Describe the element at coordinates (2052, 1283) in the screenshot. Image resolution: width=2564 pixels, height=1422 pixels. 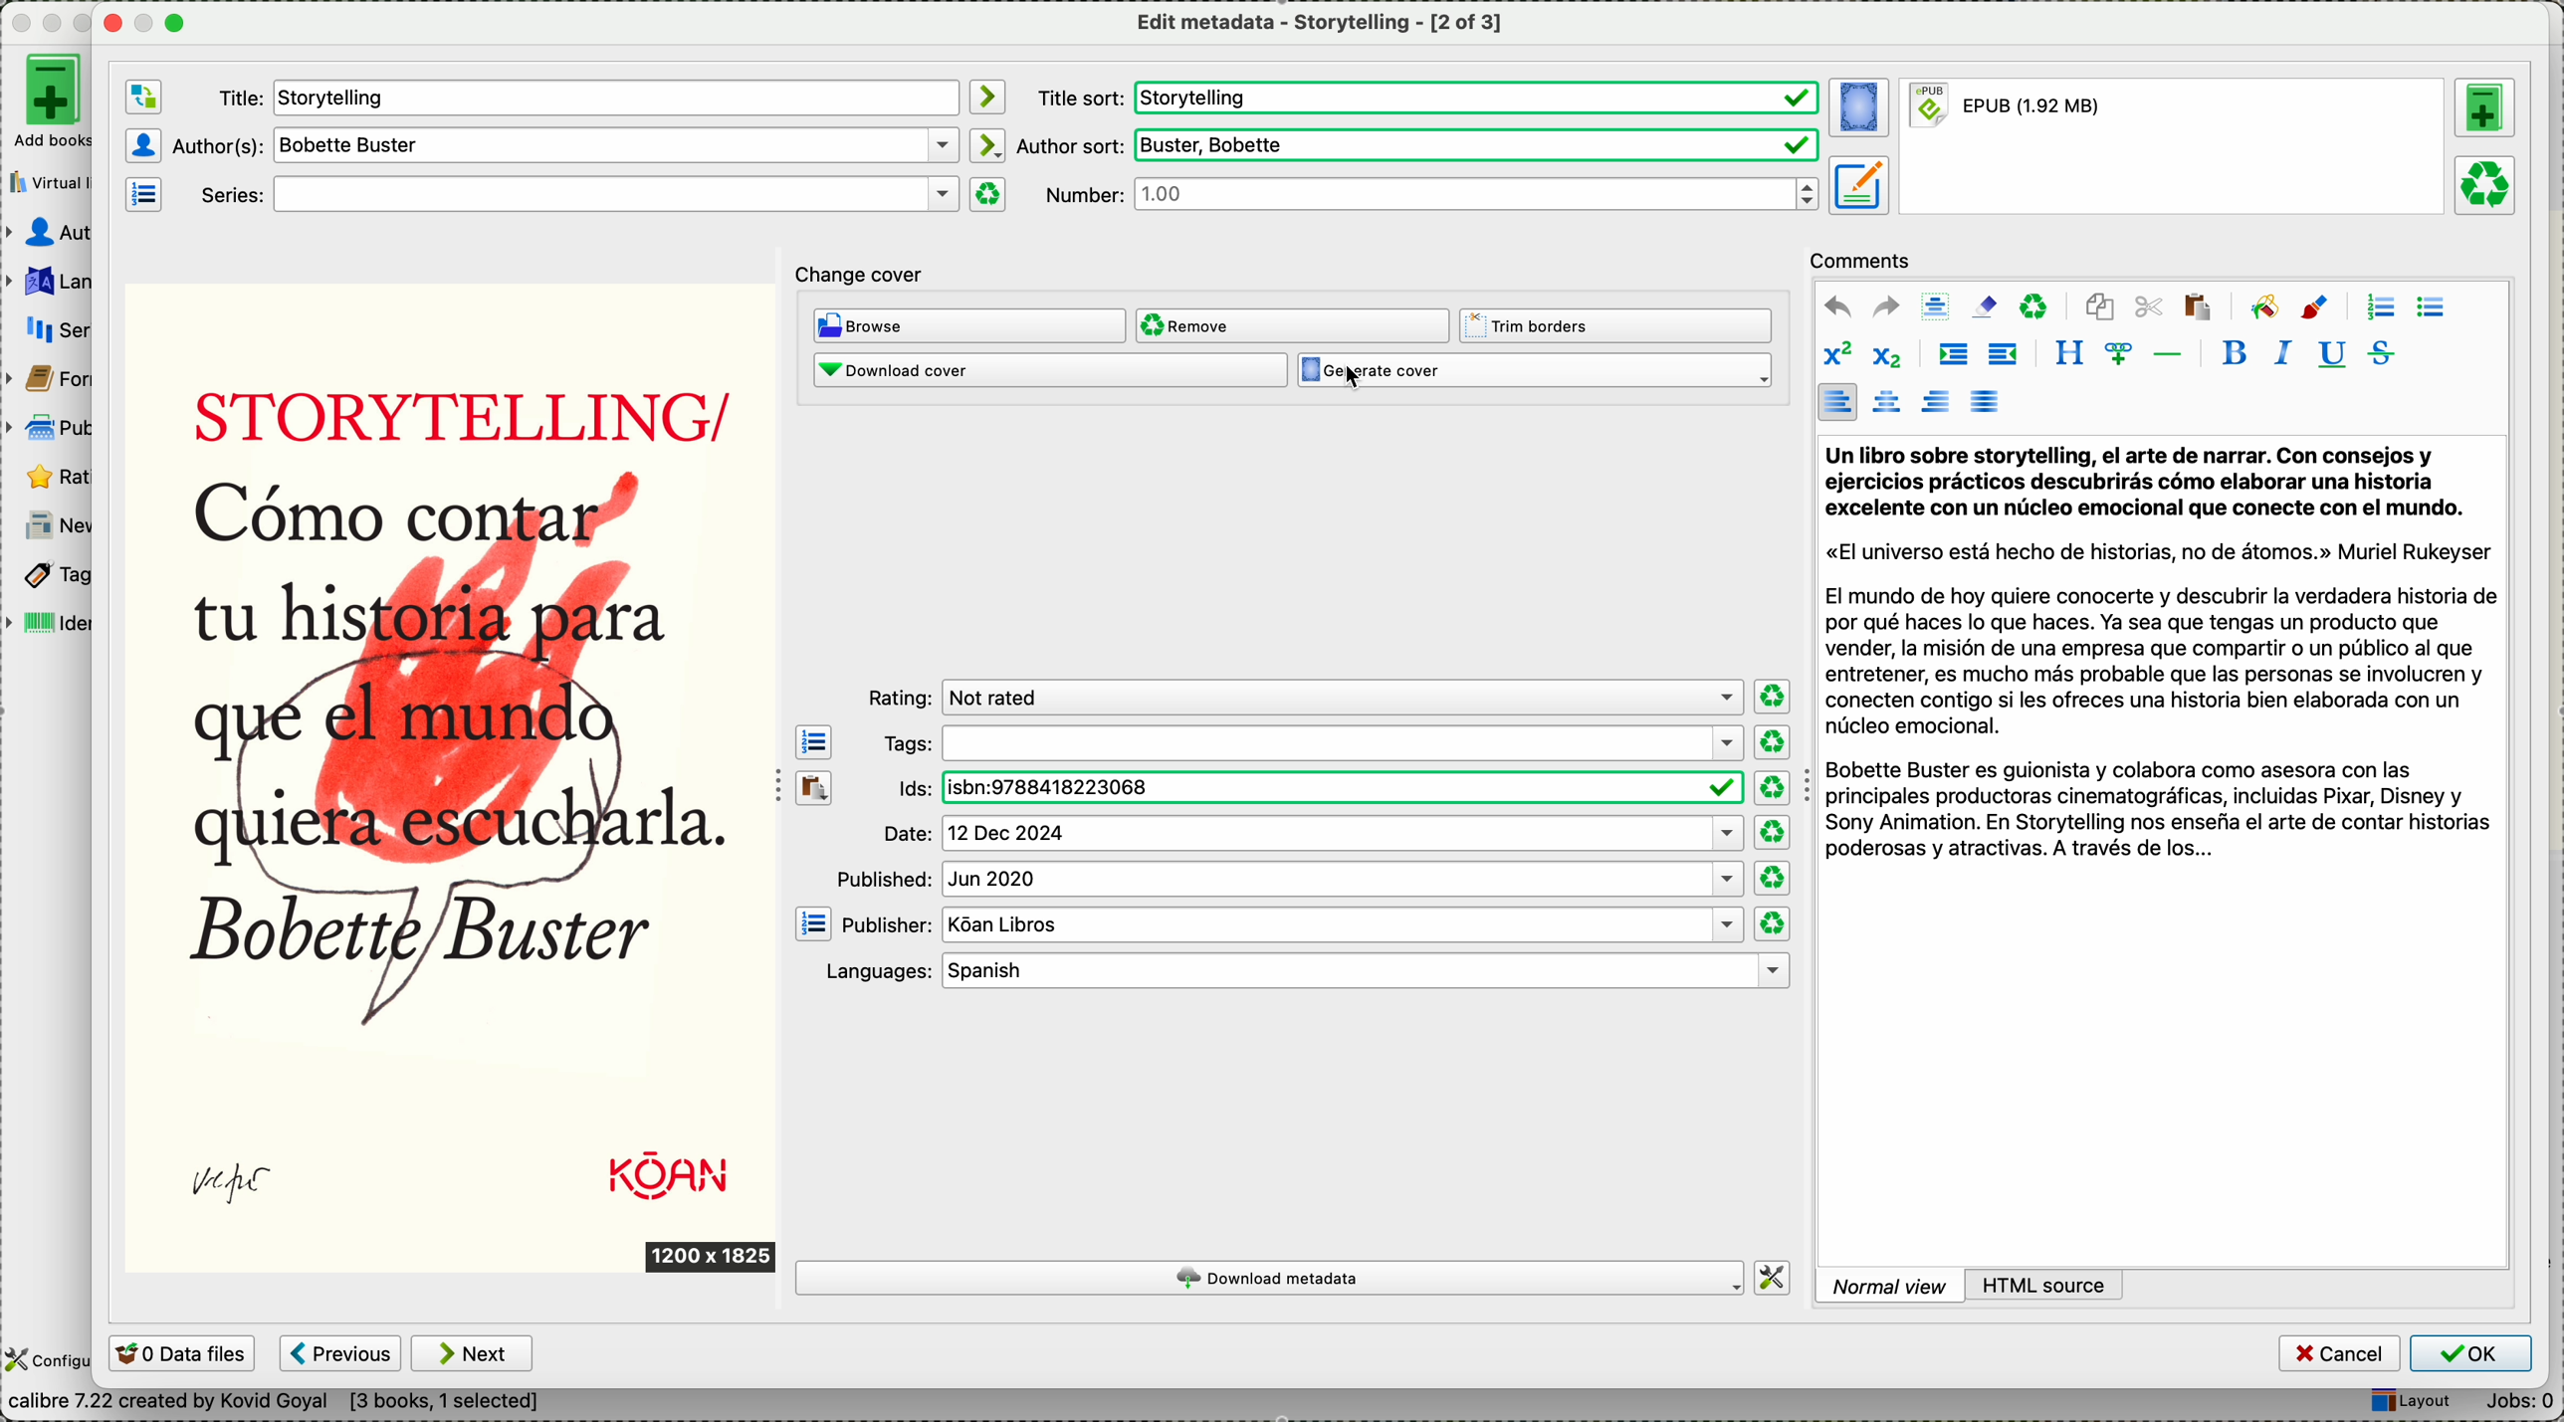
I see `HTML source` at that location.